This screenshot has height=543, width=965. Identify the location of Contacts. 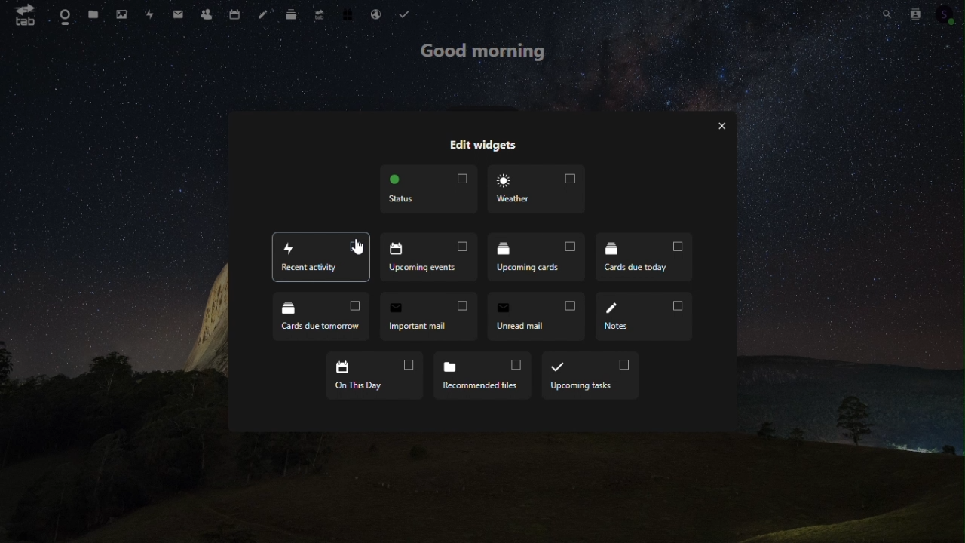
(916, 13).